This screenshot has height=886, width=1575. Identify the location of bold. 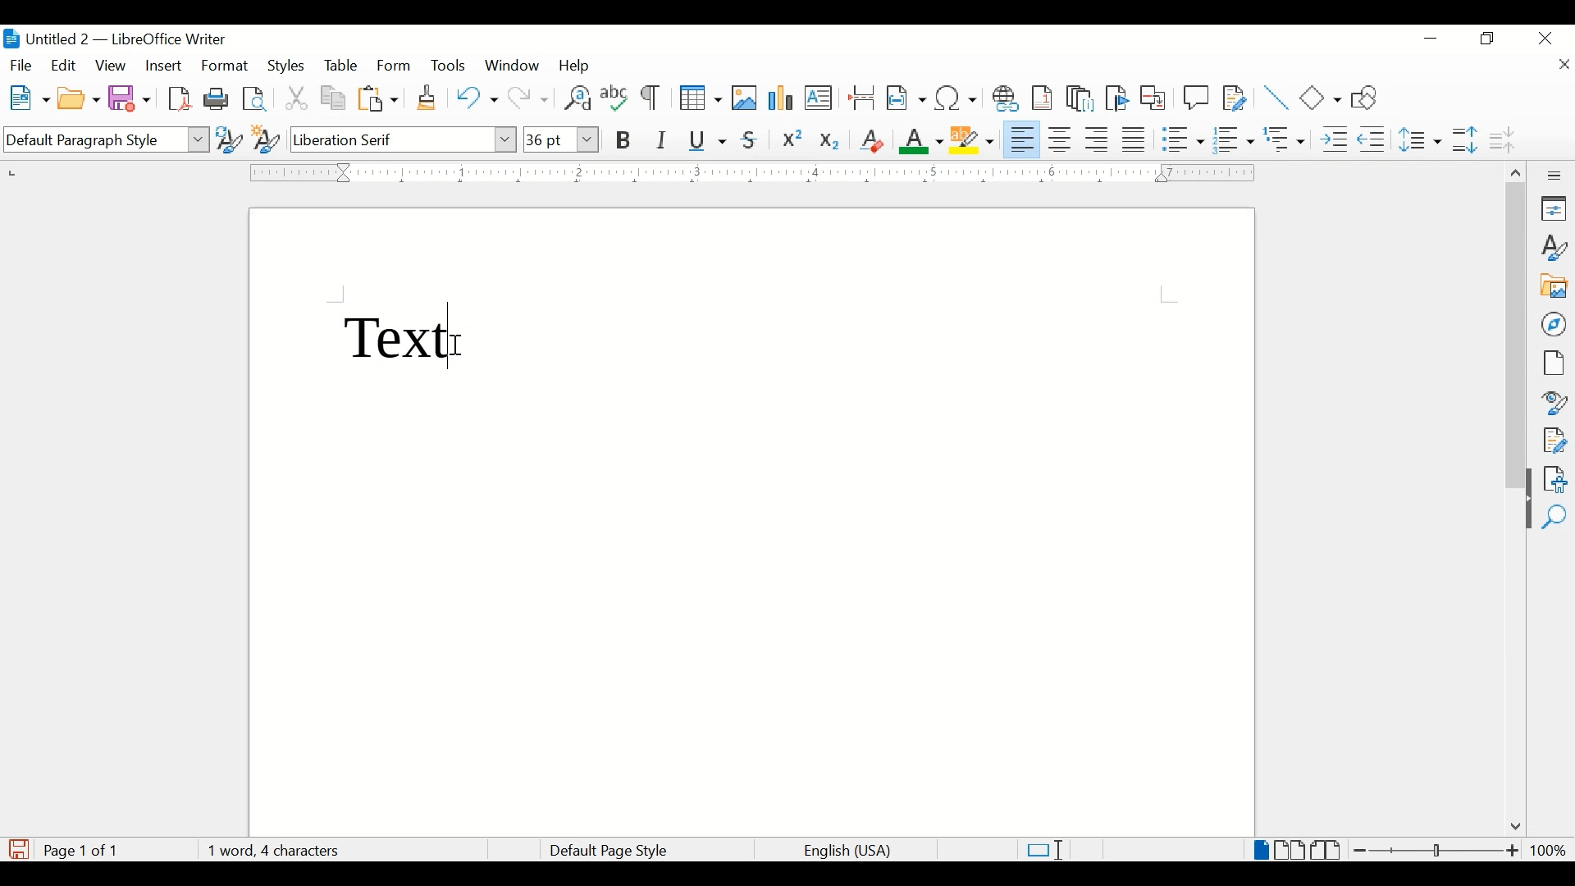
(624, 141).